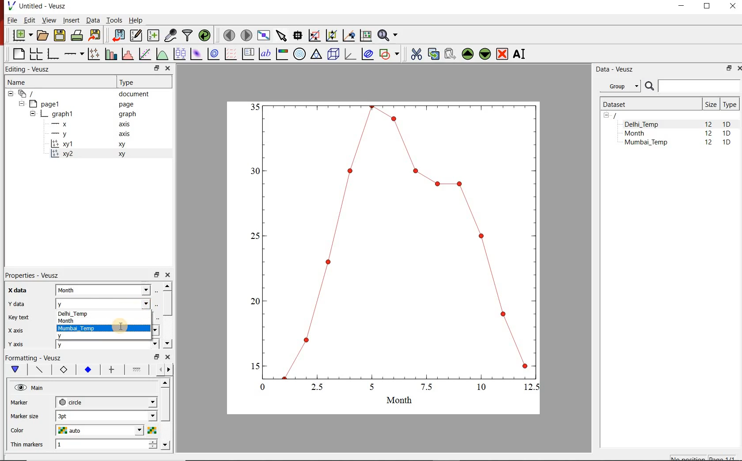  Describe the element at coordinates (729, 68) in the screenshot. I see `RESTORE` at that location.